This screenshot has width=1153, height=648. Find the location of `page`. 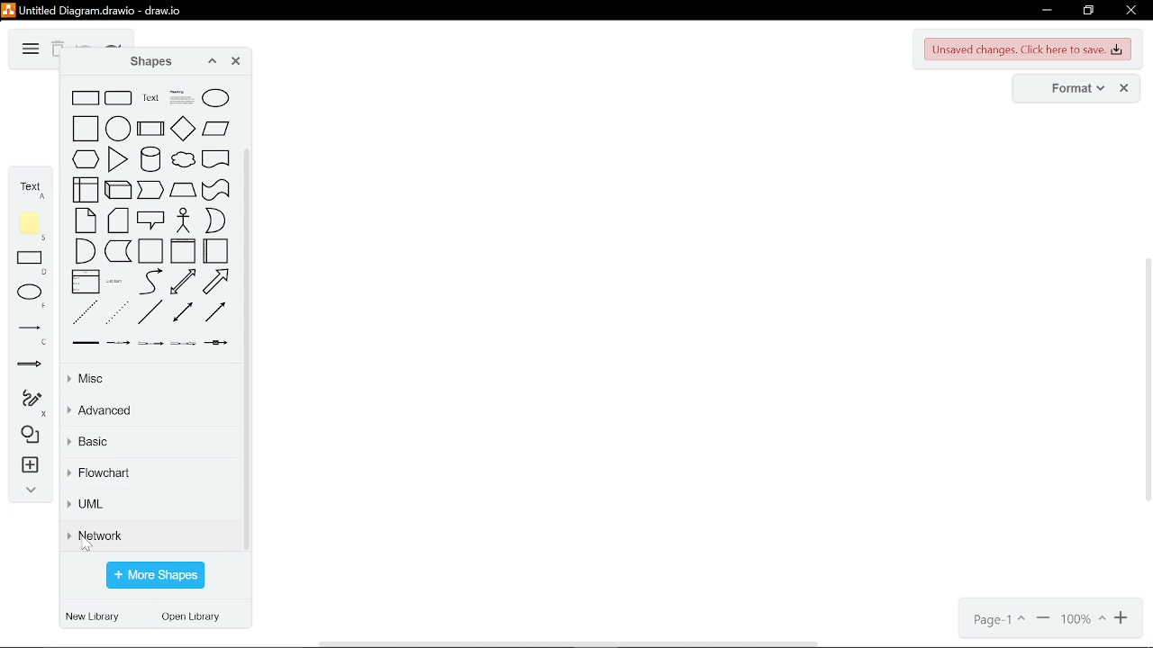

page is located at coordinates (997, 620).